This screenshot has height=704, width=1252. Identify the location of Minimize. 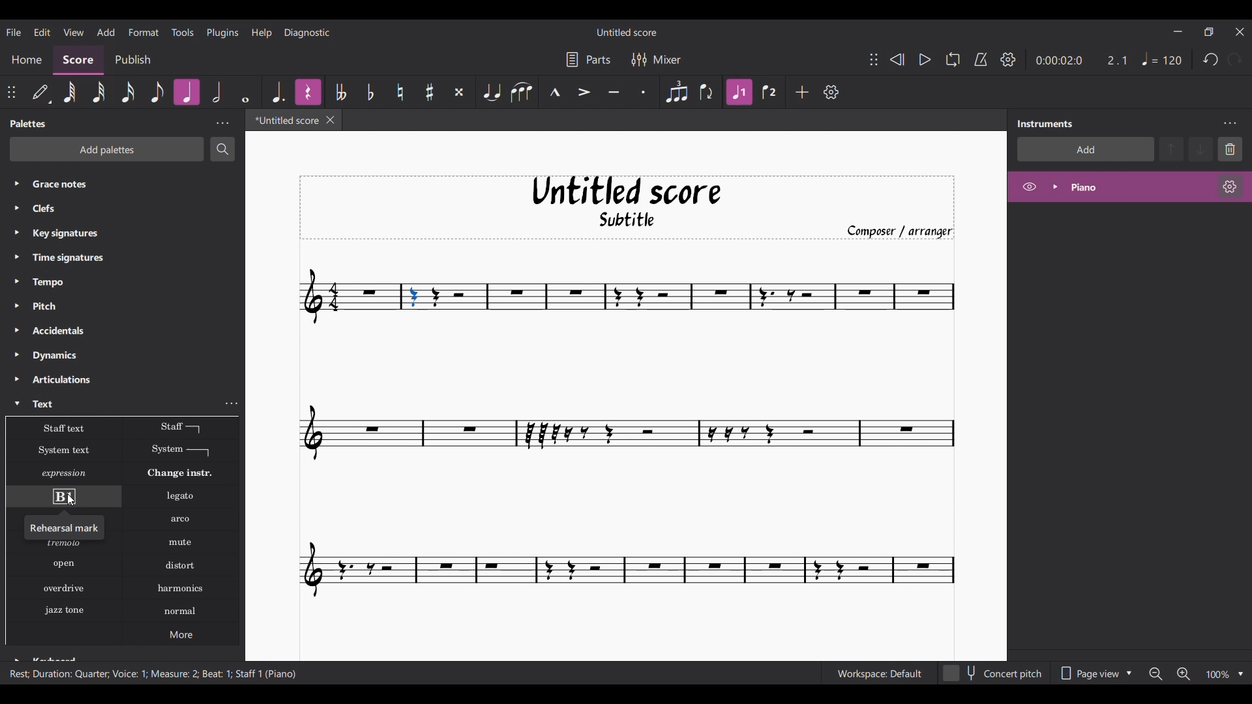
(1178, 31).